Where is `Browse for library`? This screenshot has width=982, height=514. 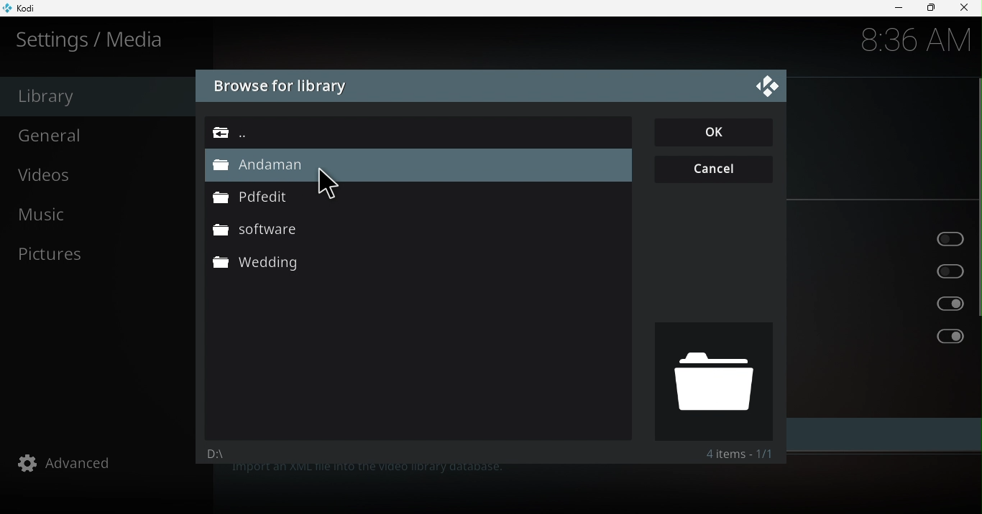
Browse for library is located at coordinates (280, 87).